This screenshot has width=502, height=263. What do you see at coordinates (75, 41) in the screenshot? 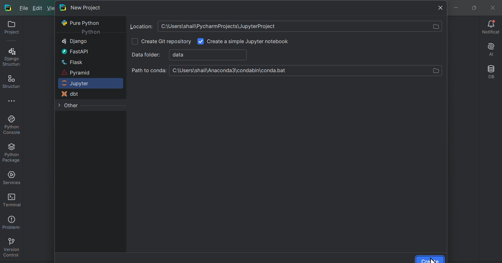
I see `Django` at bounding box center [75, 41].